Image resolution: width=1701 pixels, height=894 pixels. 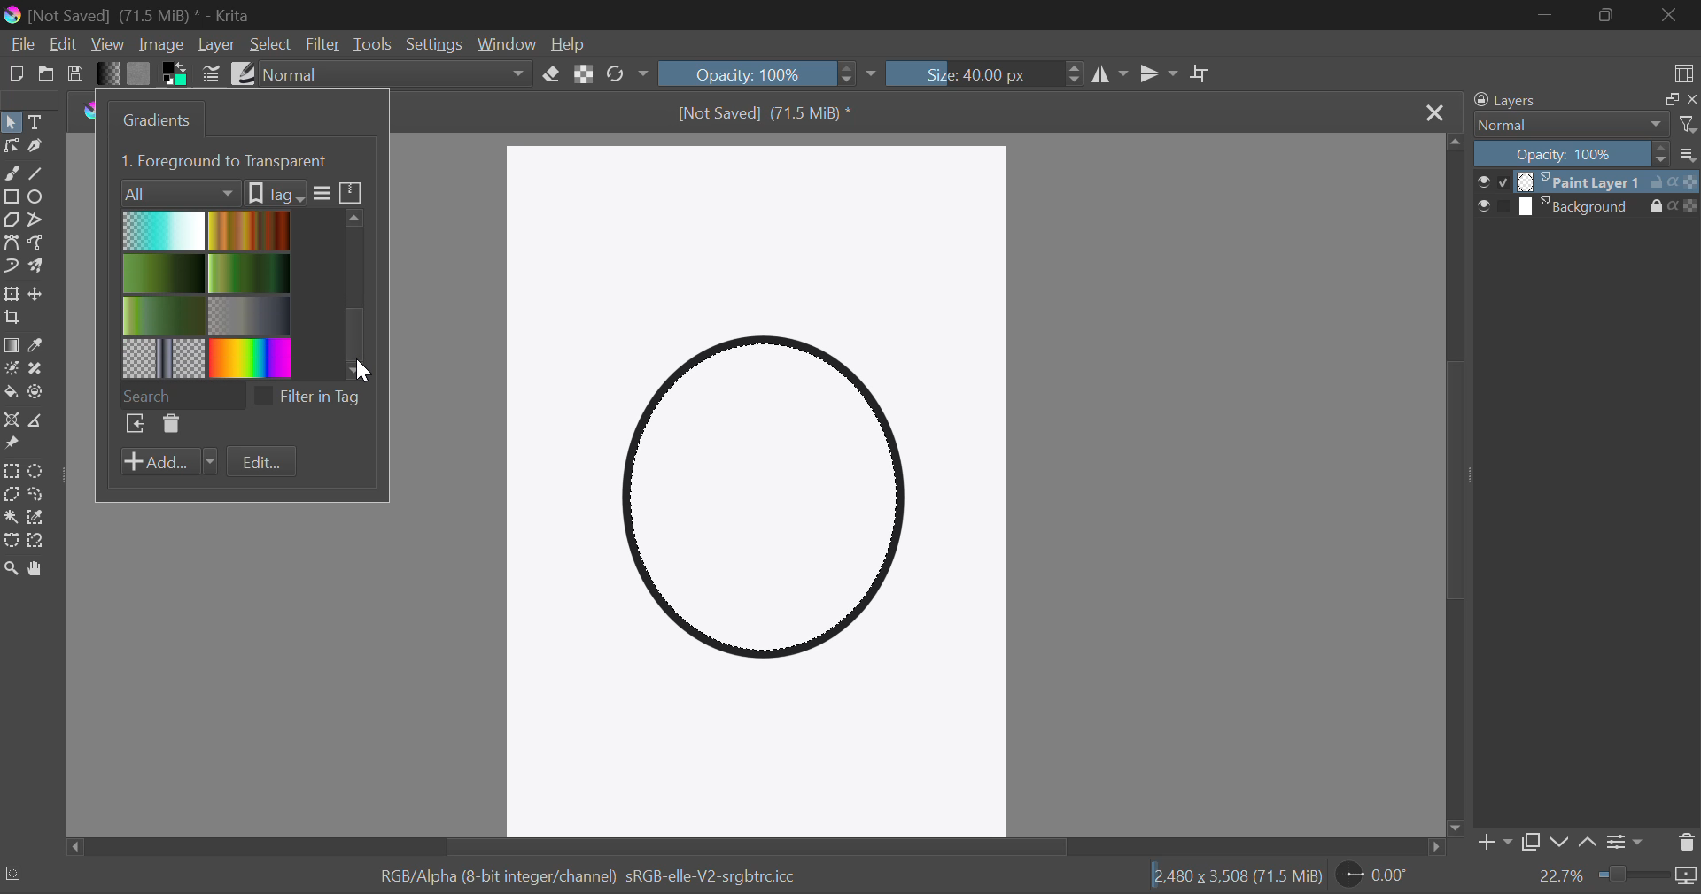 What do you see at coordinates (140, 17) in the screenshot?
I see `[Not Saved] (71.5 MiB) * - Krita` at bounding box center [140, 17].